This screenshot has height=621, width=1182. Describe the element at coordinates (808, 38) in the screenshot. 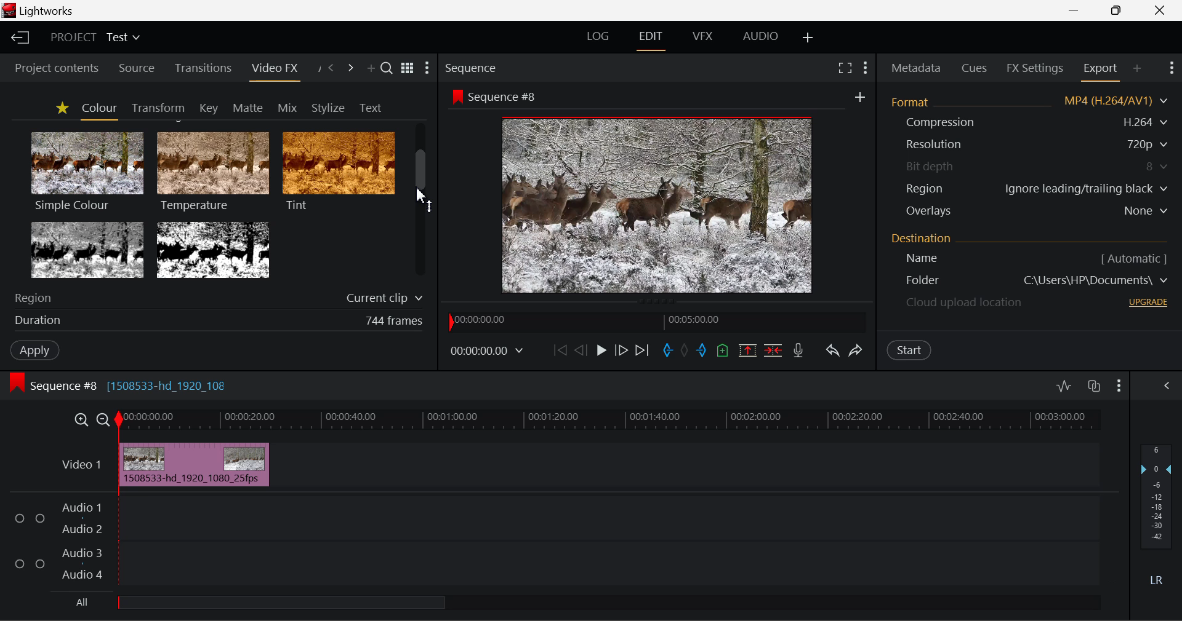

I see `Add Layout` at that location.